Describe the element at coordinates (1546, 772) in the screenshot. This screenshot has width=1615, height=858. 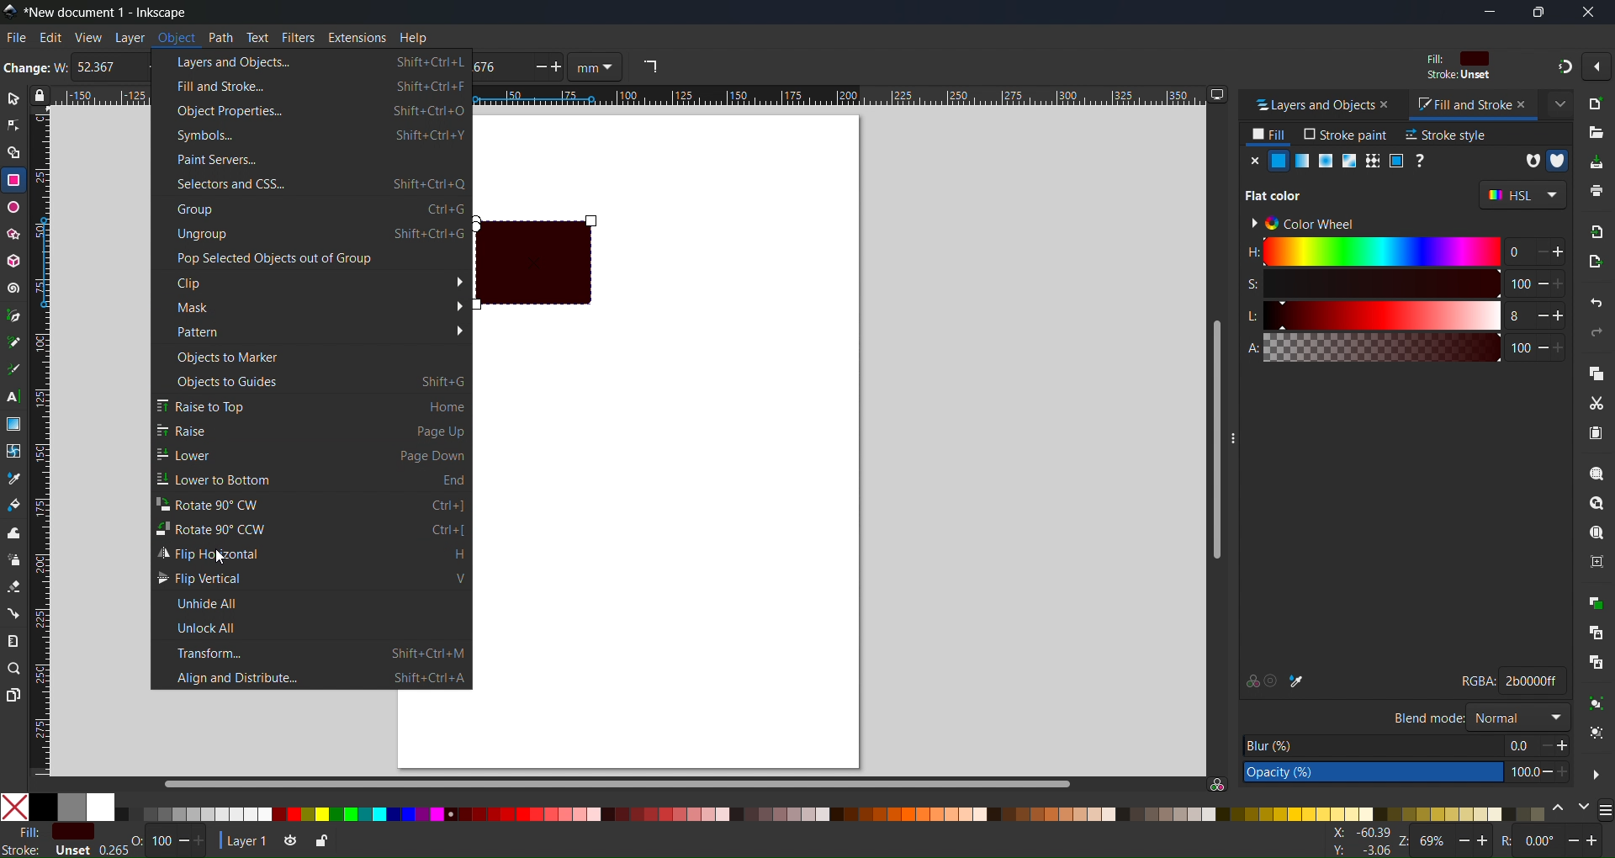
I see `decrease opacity` at that location.